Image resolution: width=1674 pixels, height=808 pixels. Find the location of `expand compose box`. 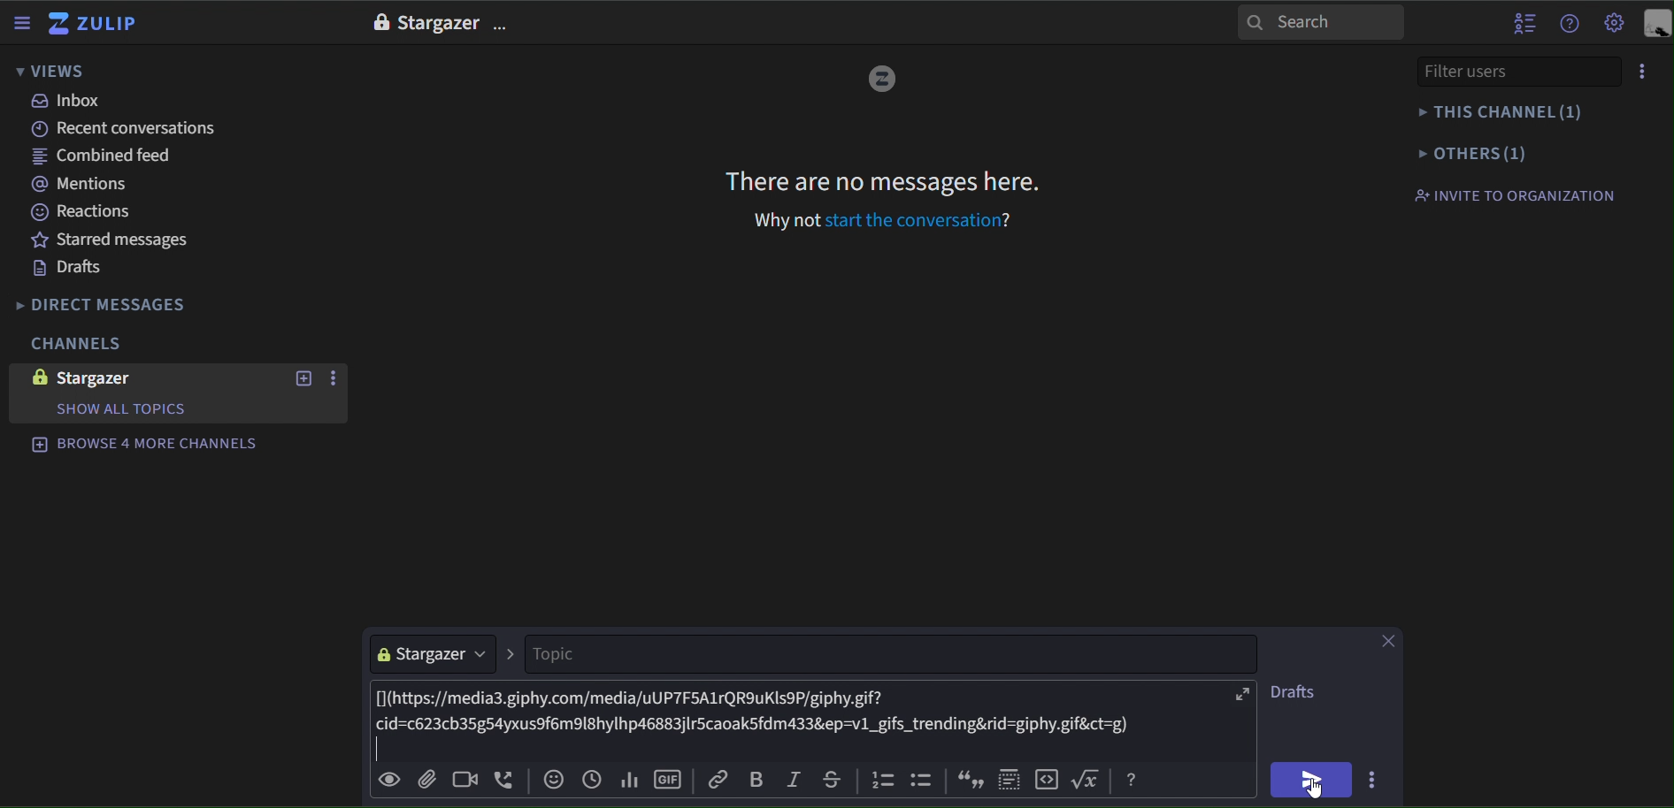

expand compose box is located at coordinates (1242, 696).